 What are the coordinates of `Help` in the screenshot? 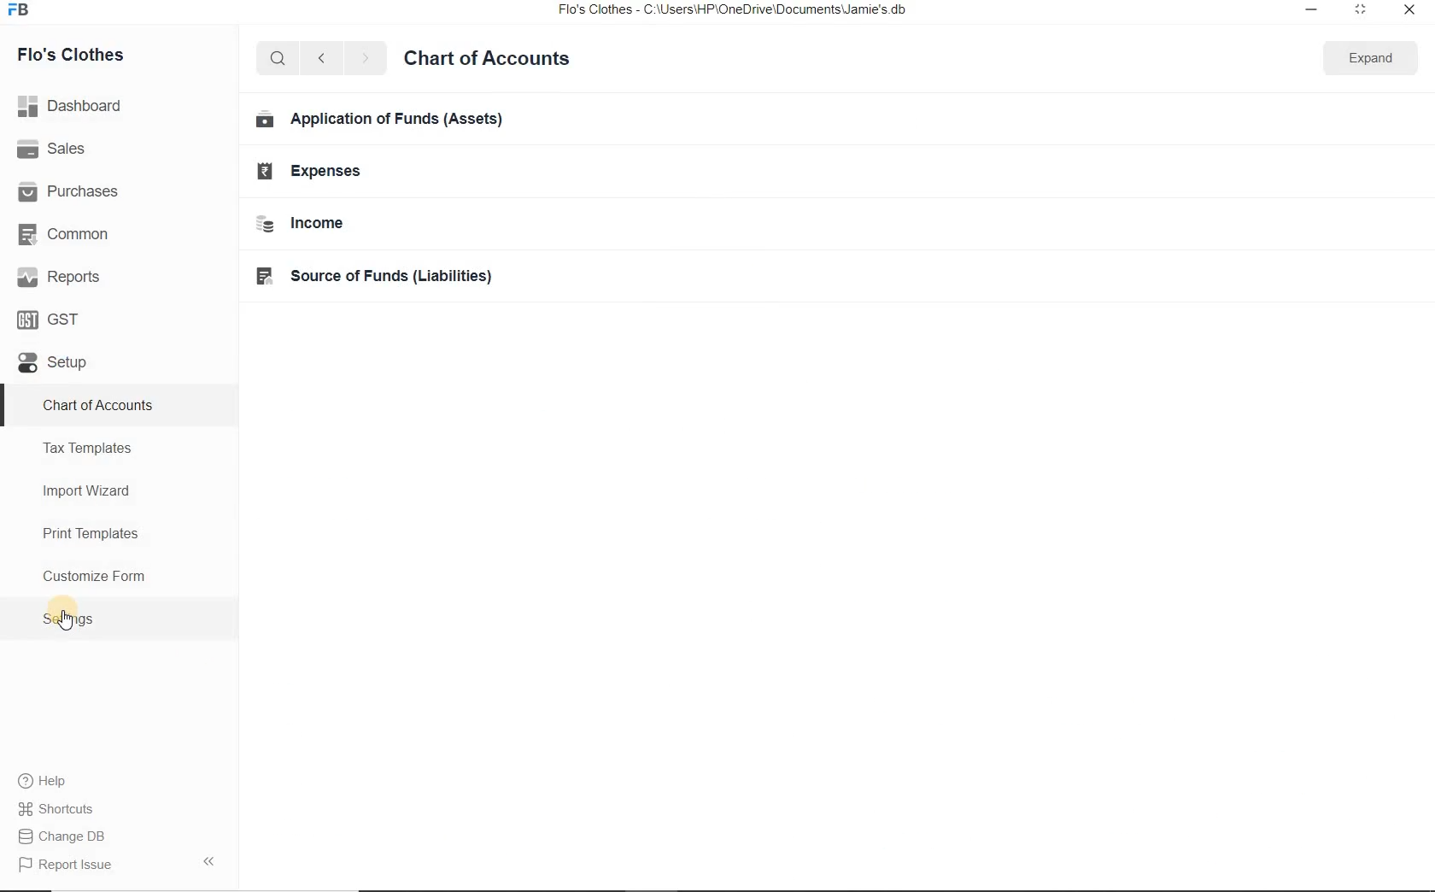 It's located at (48, 783).